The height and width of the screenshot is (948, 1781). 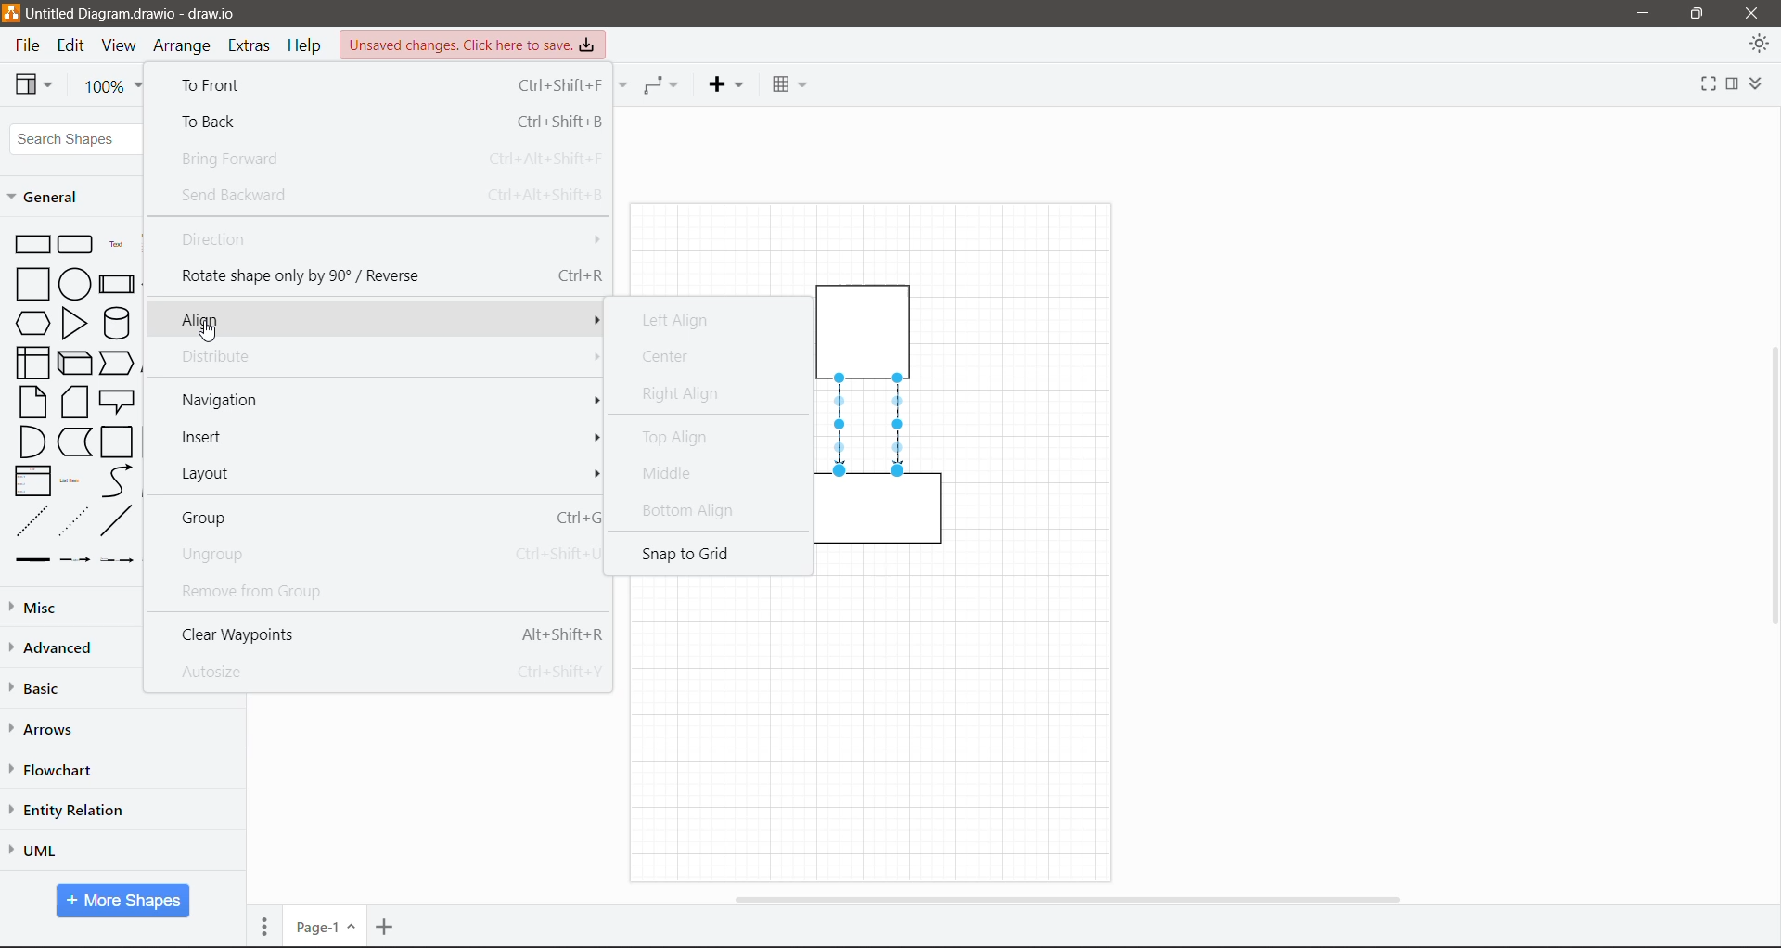 I want to click on List, so click(x=30, y=480).